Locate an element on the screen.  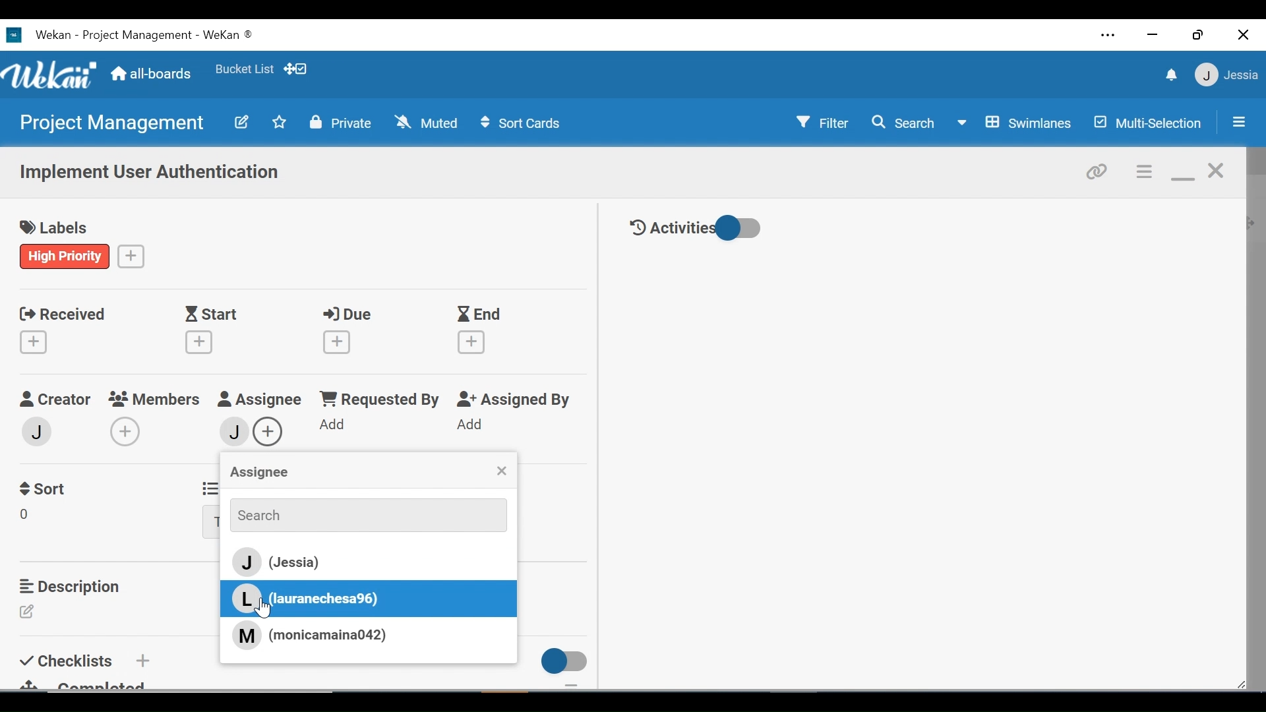
Field is located at coordinates (28, 516).